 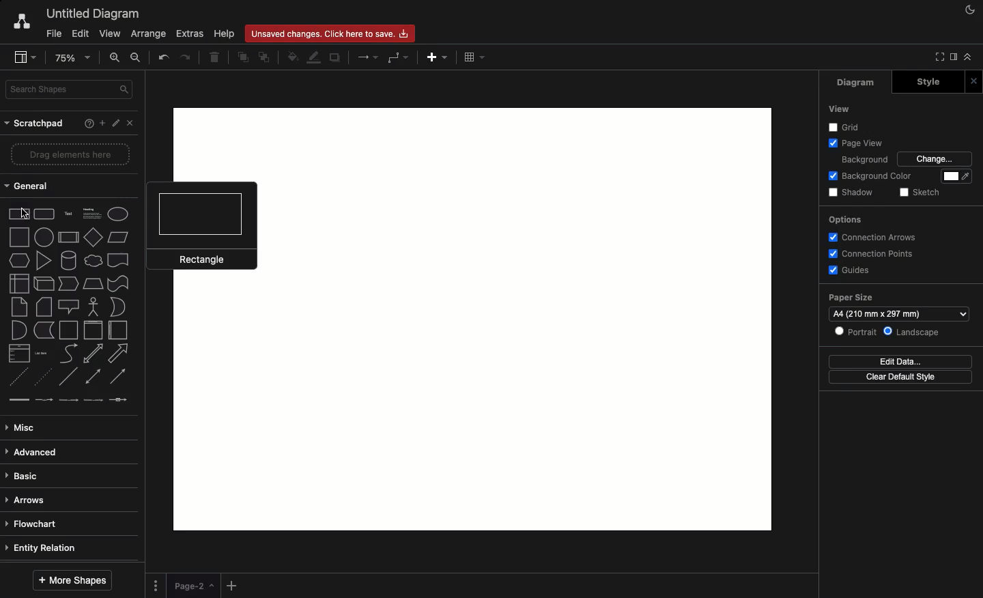 What do you see at coordinates (330, 35) in the screenshot?
I see `Unsaved` at bounding box center [330, 35].